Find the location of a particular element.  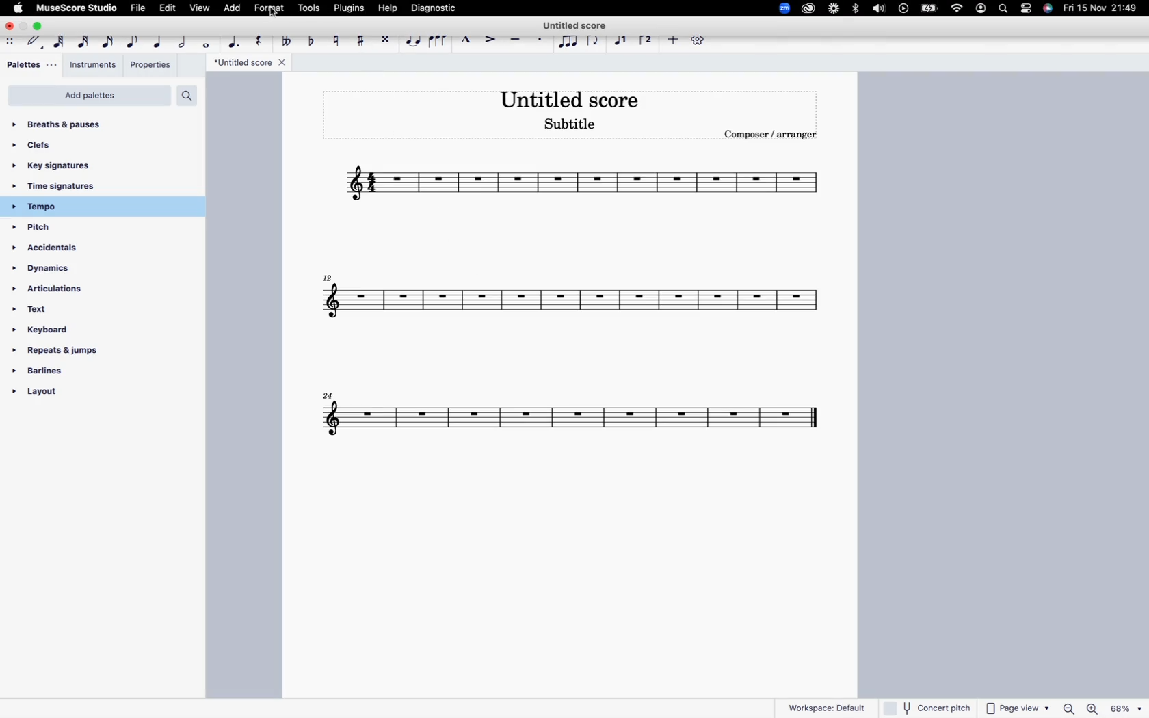

view is located at coordinates (199, 8).